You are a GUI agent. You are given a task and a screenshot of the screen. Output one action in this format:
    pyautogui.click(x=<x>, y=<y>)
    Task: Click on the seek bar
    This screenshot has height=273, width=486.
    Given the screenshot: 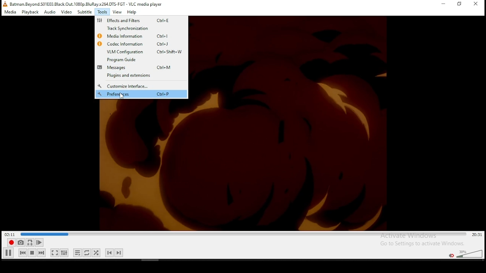 What is the action you would take?
    pyautogui.click(x=244, y=234)
    